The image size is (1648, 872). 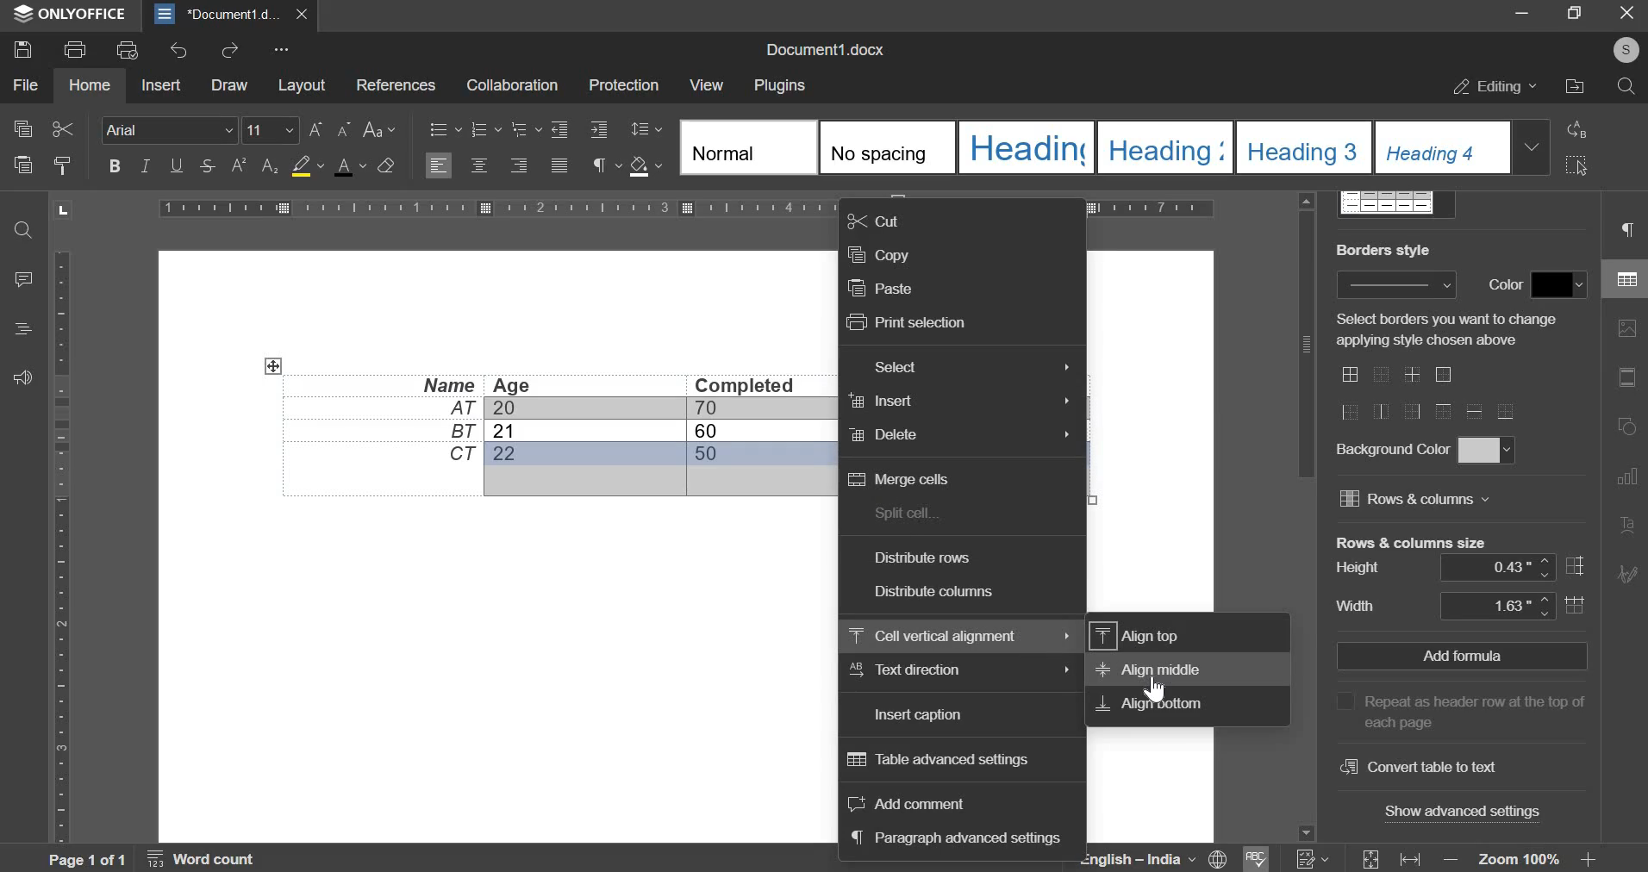 I want to click on onlyoffice, so click(x=82, y=13).